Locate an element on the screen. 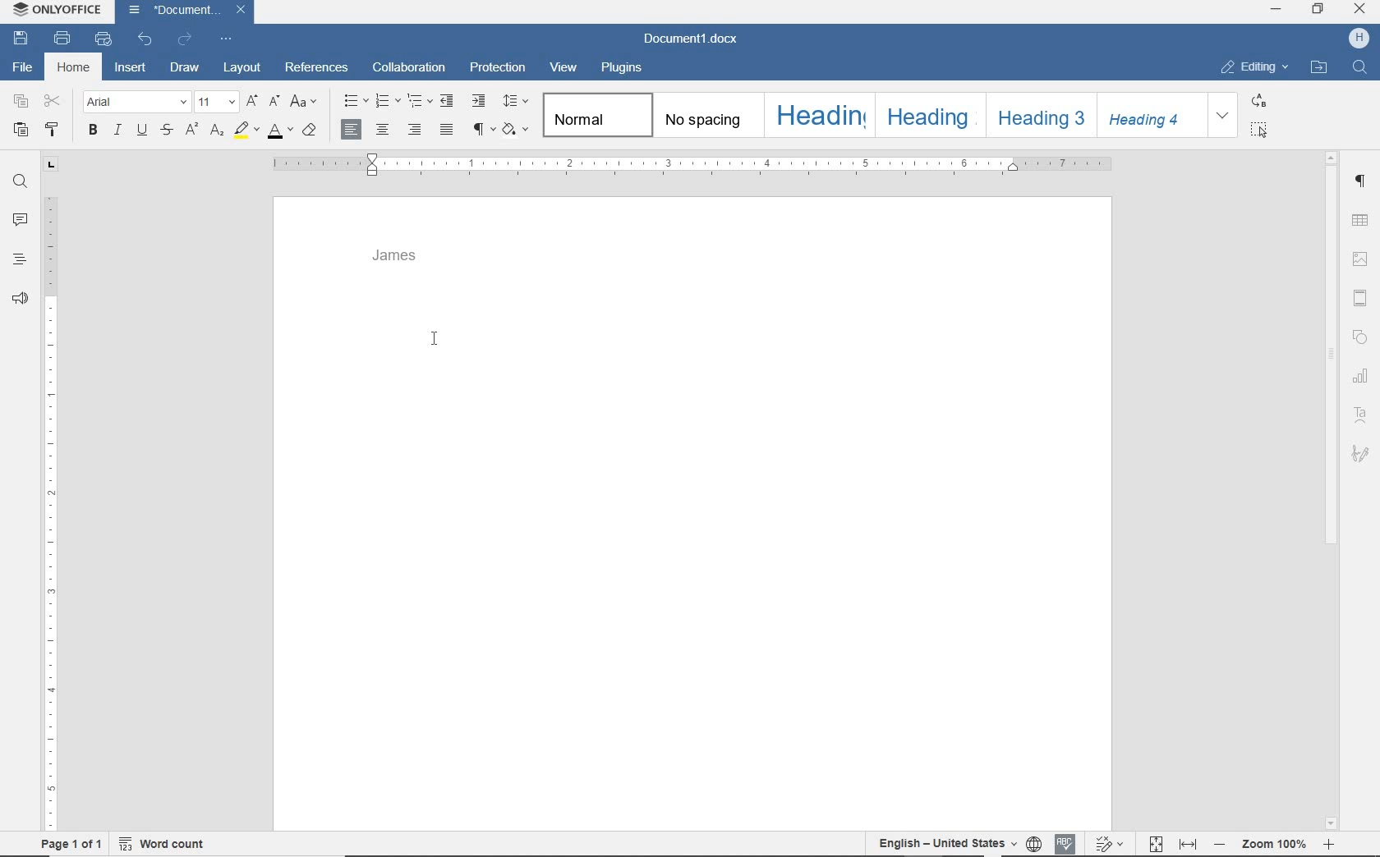 Image resolution: width=1380 pixels, height=857 pixels. home is located at coordinates (73, 68).